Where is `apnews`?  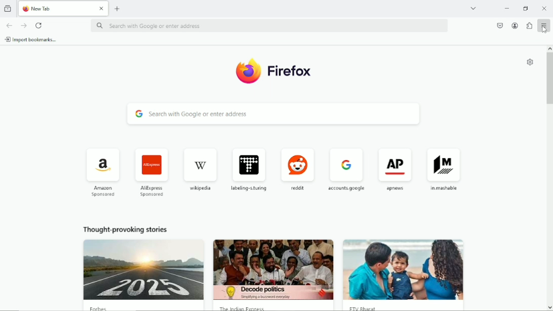 apnews is located at coordinates (396, 169).